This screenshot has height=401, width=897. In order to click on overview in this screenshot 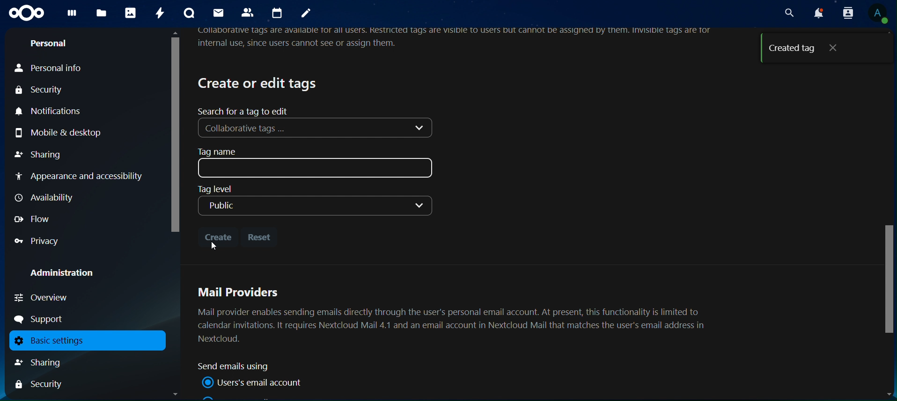, I will do `click(42, 297)`.